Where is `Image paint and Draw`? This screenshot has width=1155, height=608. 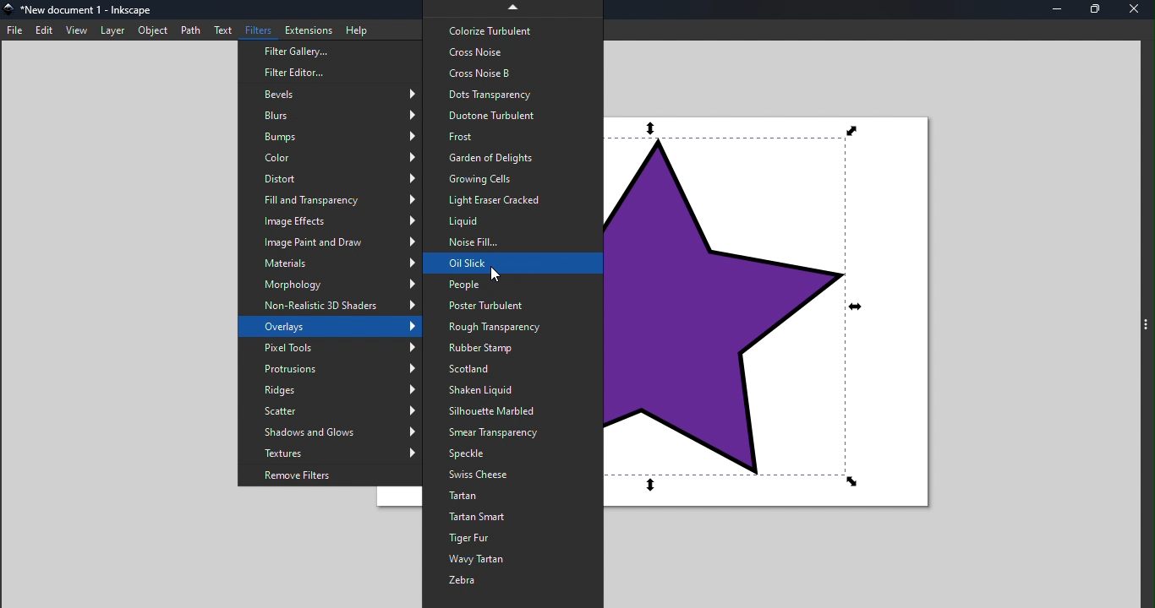
Image paint and Draw is located at coordinates (330, 244).